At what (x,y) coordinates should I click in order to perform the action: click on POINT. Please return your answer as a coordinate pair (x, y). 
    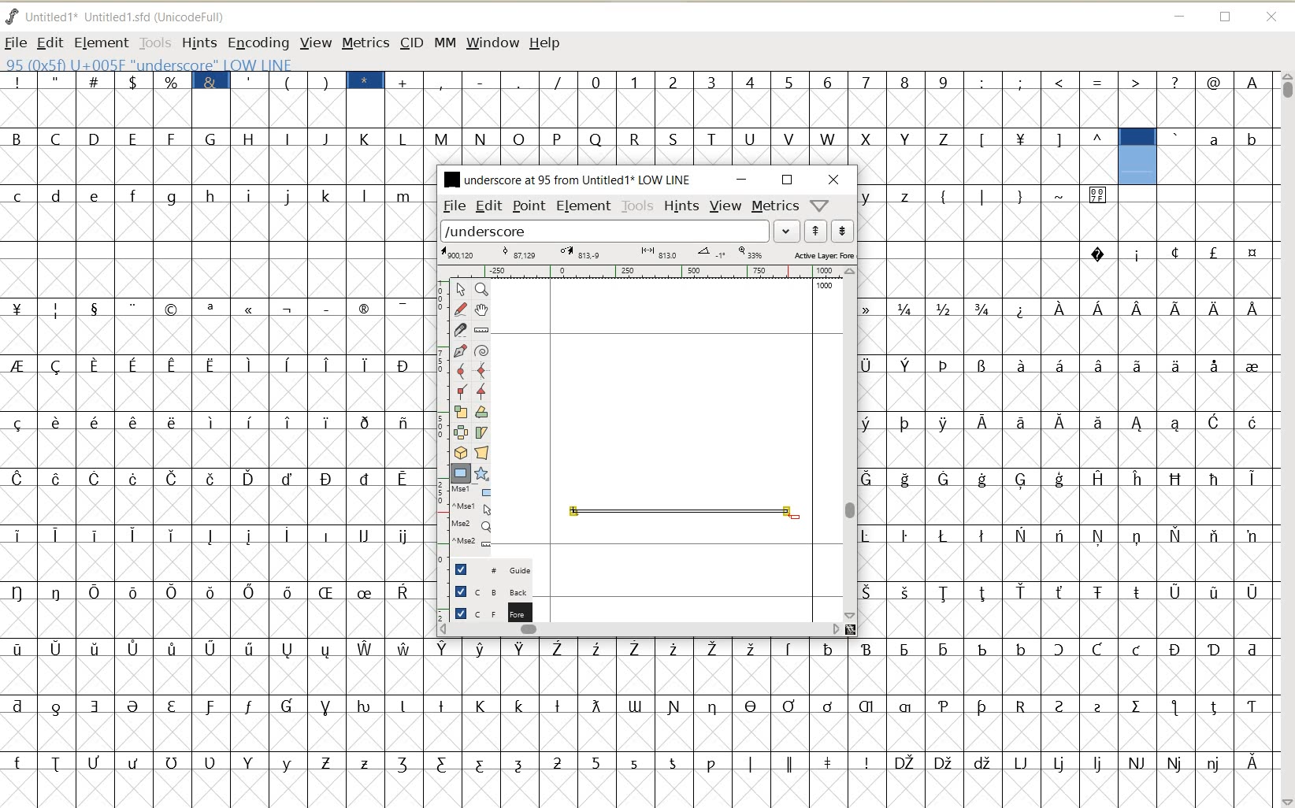
    Looking at the image, I should click on (529, 208).